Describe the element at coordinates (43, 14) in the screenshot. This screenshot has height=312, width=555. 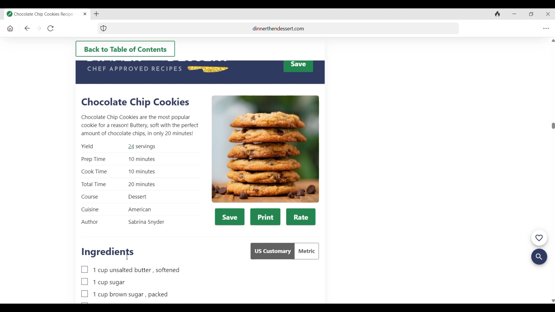
I see `recipe for chocolate chip cookies` at that location.